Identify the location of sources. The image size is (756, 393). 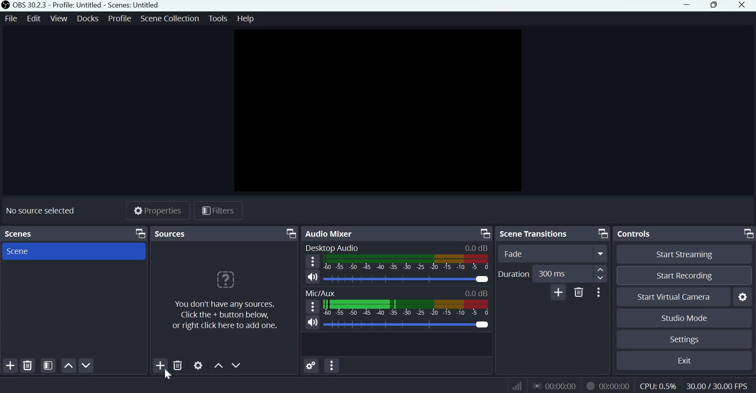
(178, 234).